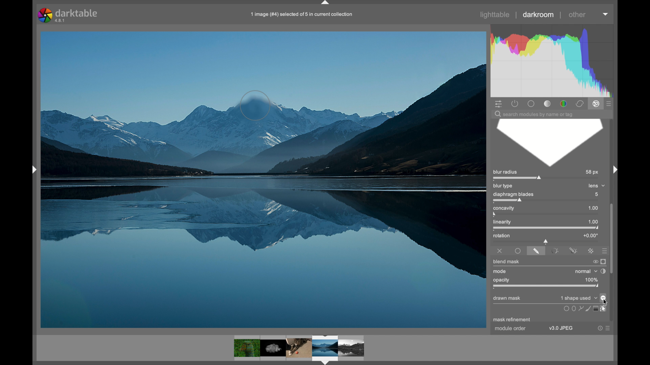 This screenshot has width=650, height=365. What do you see at coordinates (546, 241) in the screenshot?
I see `slider` at bounding box center [546, 241].